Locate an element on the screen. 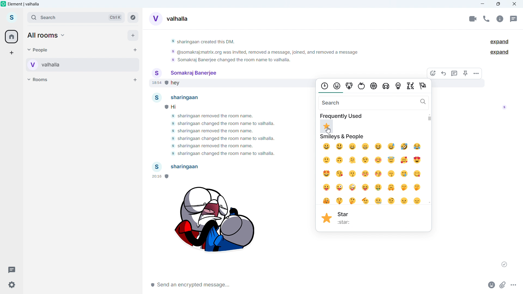  upside down face is located at coordinates (339, 161).